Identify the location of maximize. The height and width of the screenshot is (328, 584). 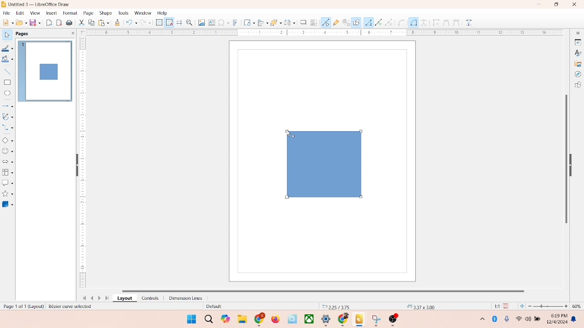
(556, 5).